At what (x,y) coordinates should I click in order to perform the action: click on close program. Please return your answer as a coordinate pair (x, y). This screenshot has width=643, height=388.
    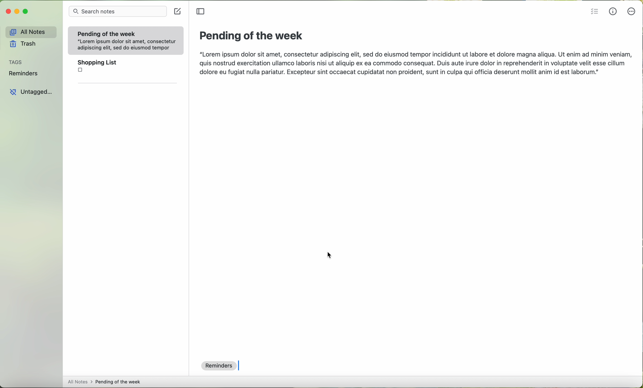
    Looking at the image, I should click on (7, 11).